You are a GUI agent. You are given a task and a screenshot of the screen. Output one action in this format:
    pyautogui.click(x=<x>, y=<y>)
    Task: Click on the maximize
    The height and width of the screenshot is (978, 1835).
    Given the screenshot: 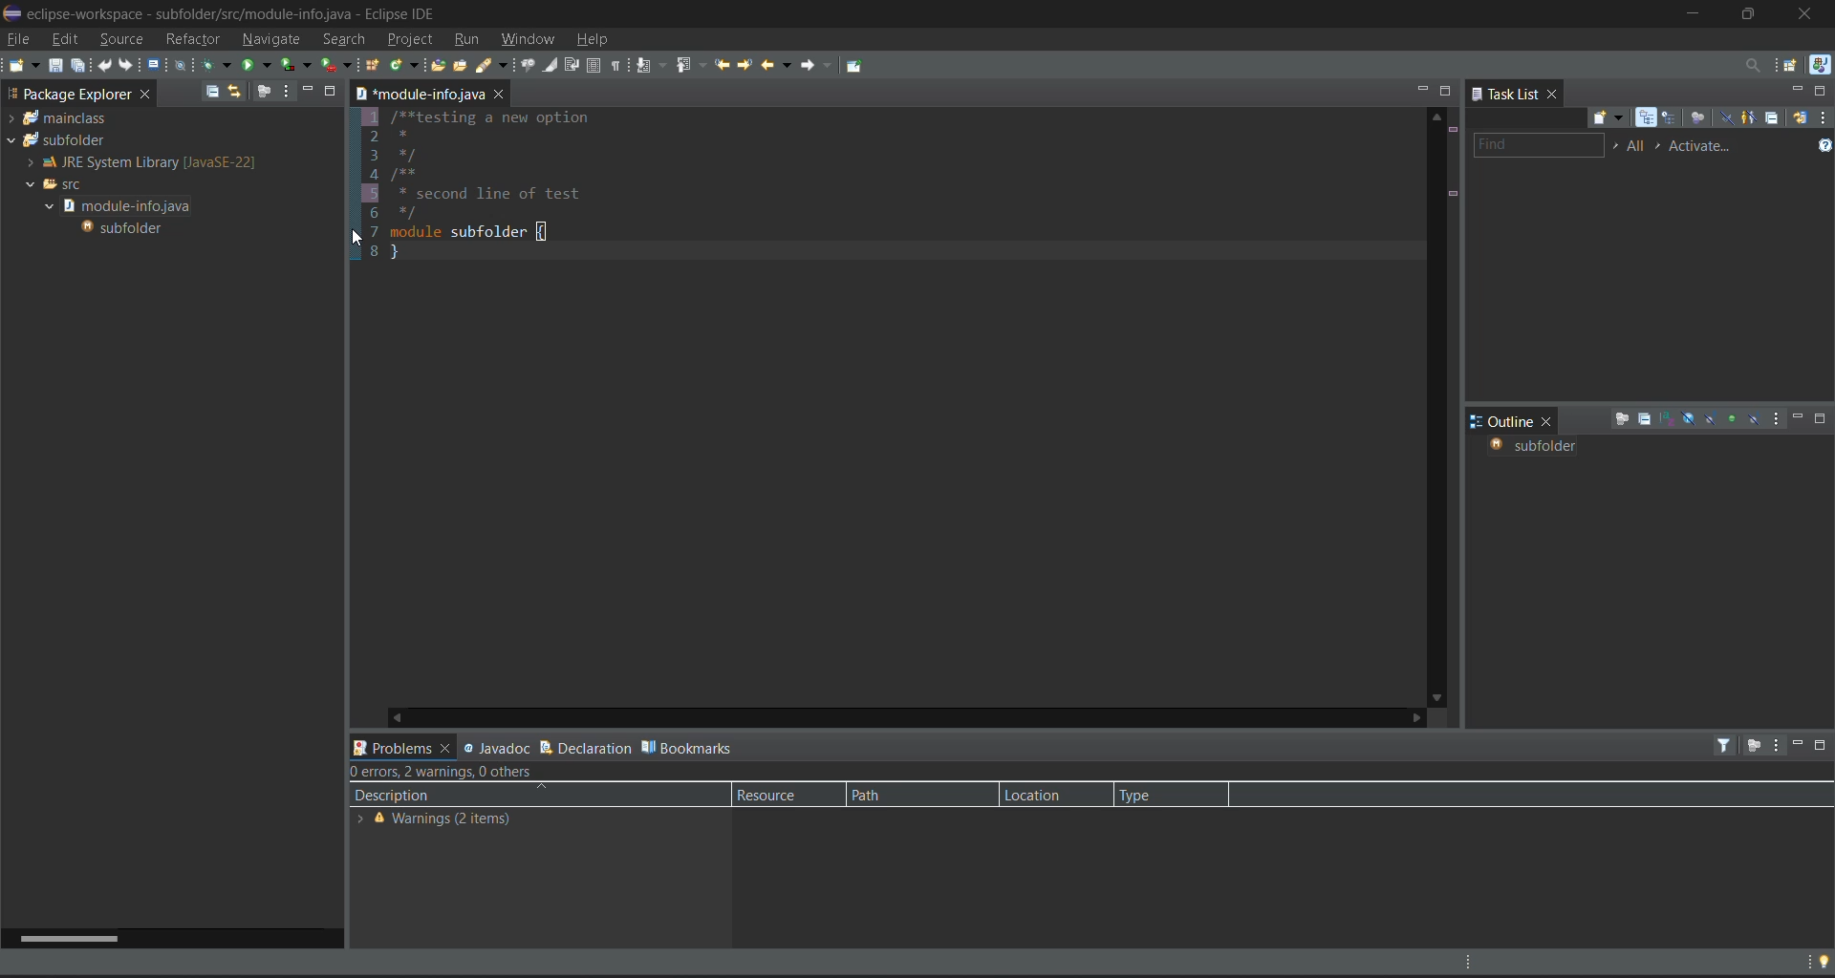 What is the action you would take?
    pyautogui.click(x=1822, y=91)
    